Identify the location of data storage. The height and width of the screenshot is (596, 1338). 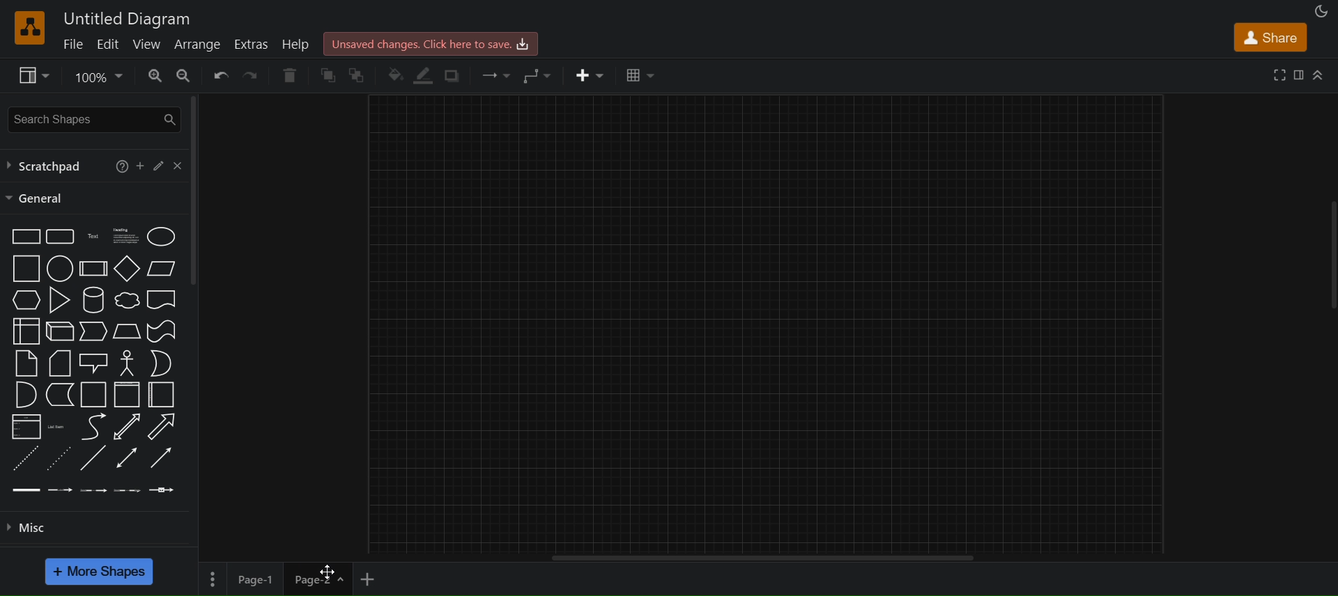
(59, 395).